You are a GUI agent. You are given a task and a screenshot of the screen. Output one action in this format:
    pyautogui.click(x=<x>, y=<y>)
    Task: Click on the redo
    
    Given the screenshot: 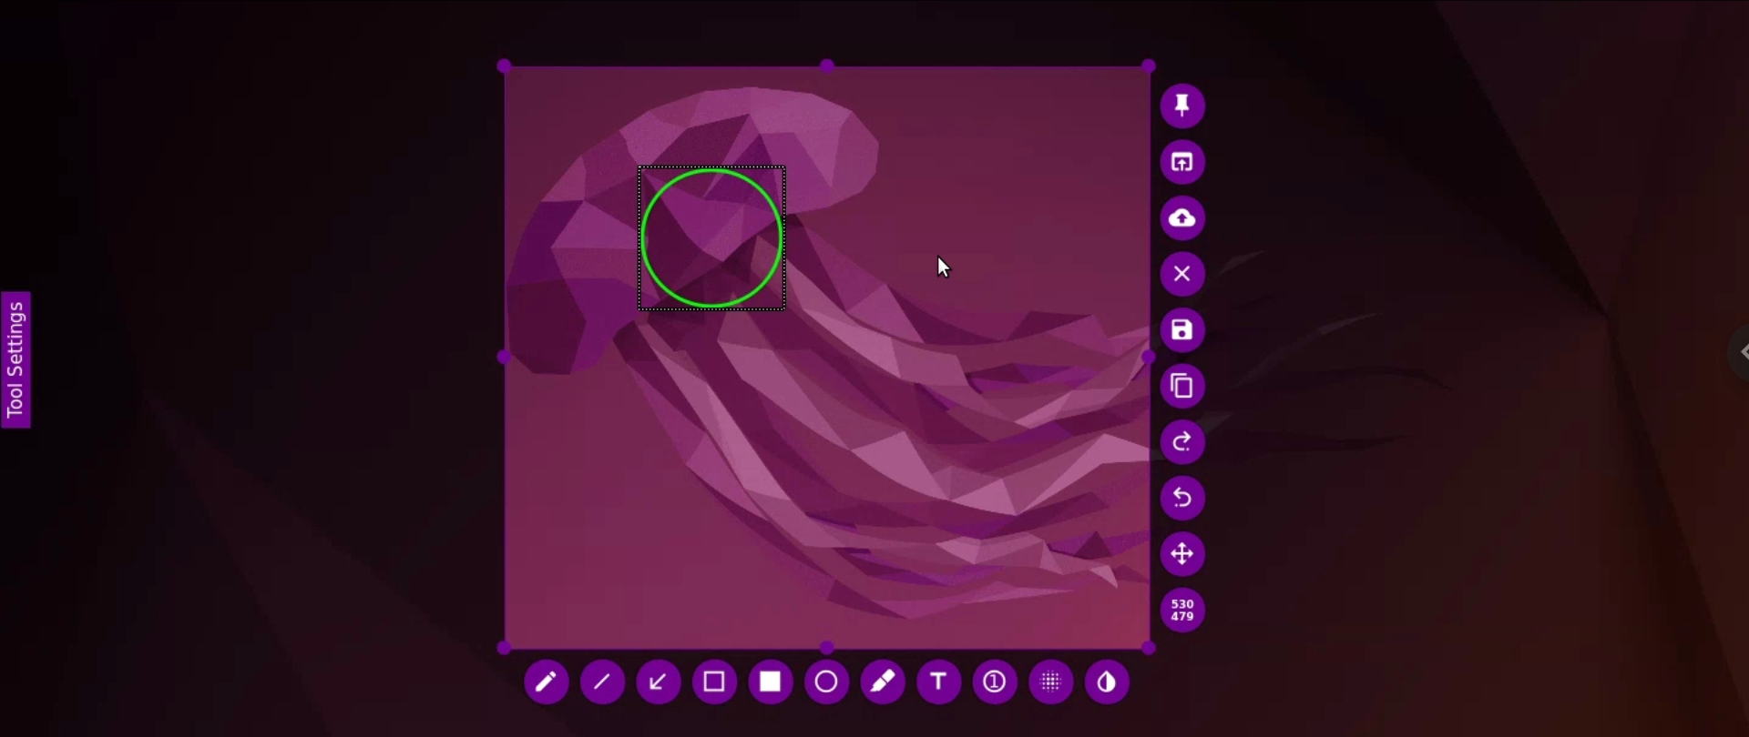 What is the action you would take?
    pyautogui.click(x=1182, y=496)
    